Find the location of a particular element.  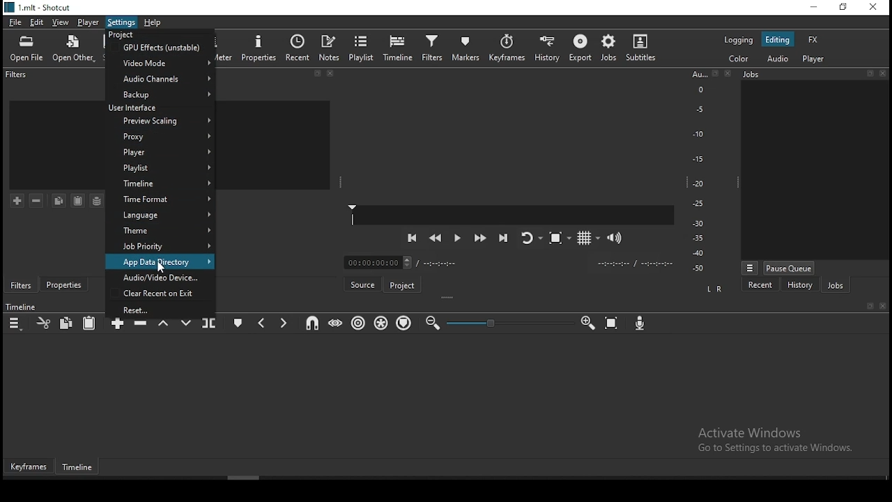

recent is located at coordinates (760, 284).